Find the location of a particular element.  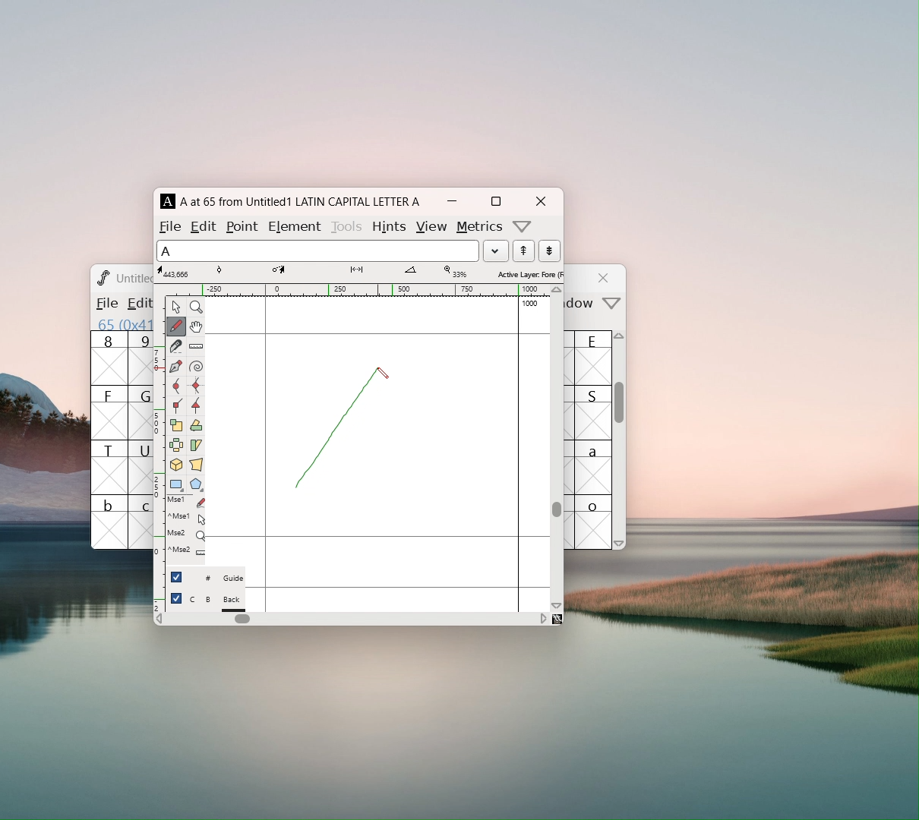

cursor coordinates is located at coordinates (175, 272).